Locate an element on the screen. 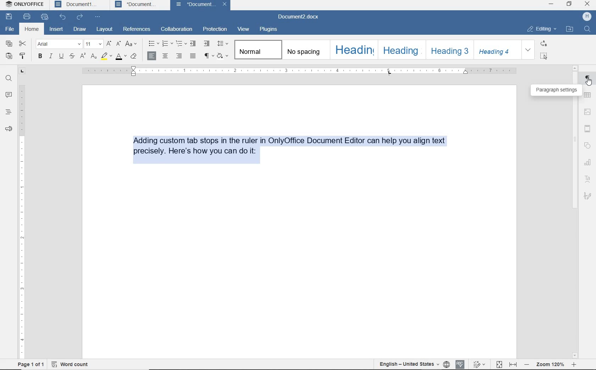  home is located at coordinates (32, 29).